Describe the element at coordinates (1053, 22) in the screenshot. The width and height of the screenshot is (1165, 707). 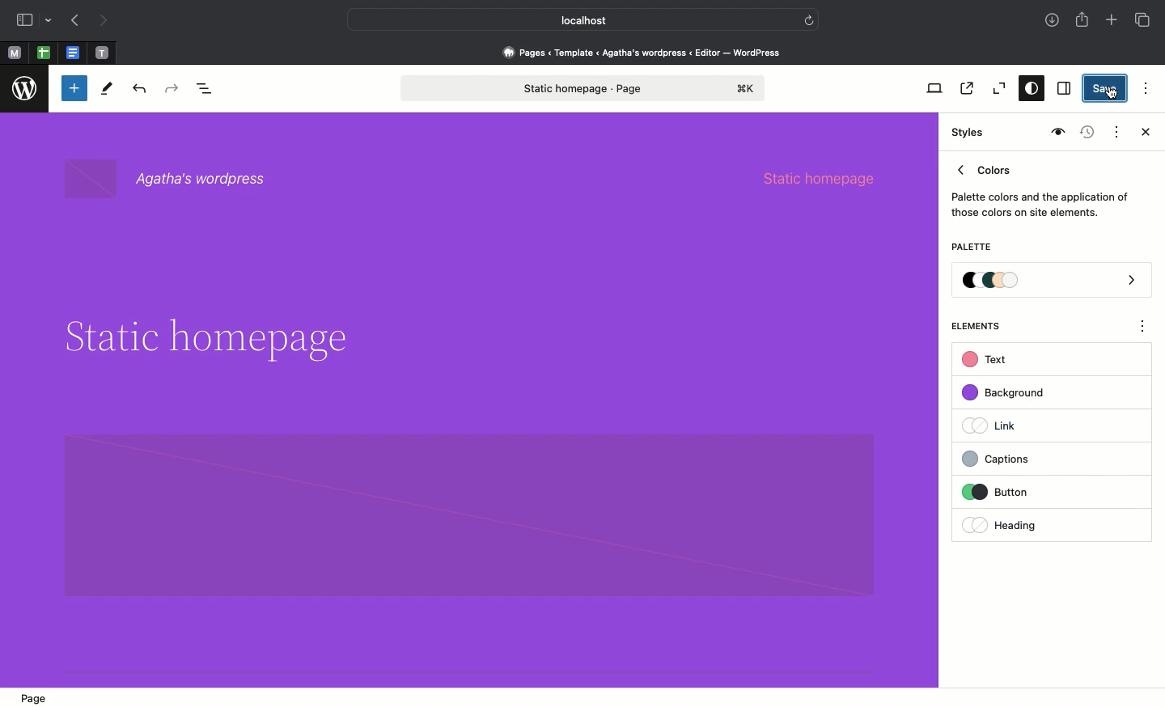
I see `Downloads` at that location.